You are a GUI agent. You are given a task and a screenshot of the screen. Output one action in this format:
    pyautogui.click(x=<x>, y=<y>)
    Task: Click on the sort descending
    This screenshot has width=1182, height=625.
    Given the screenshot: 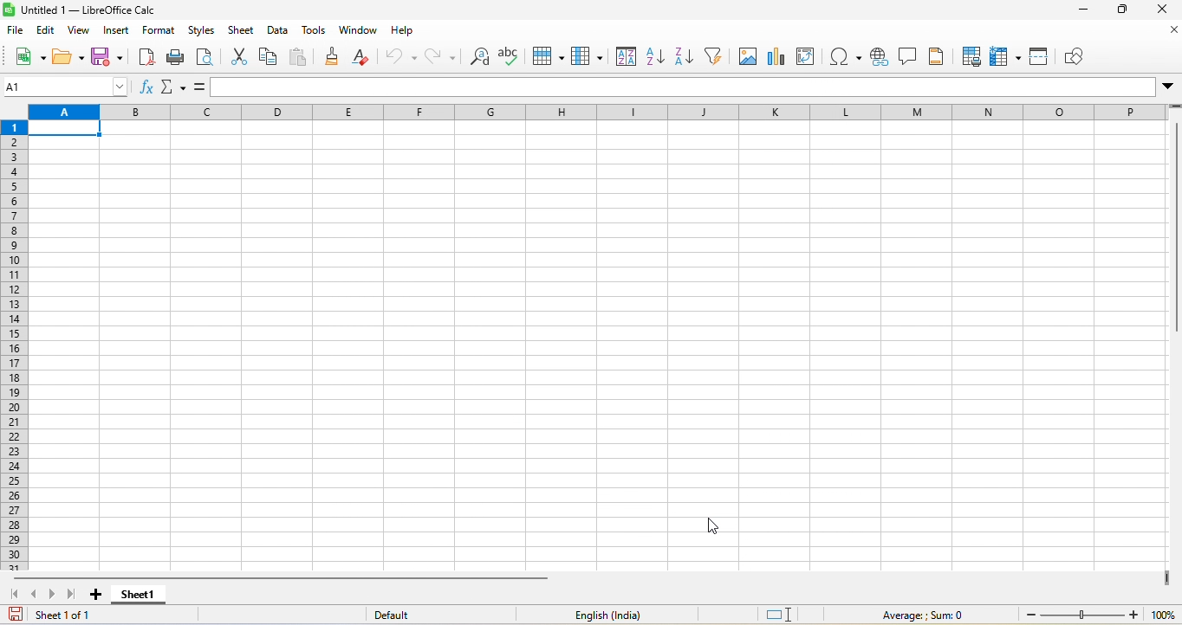 What is the action you would take?
    pyautogui.click(x=685, y=57)
    